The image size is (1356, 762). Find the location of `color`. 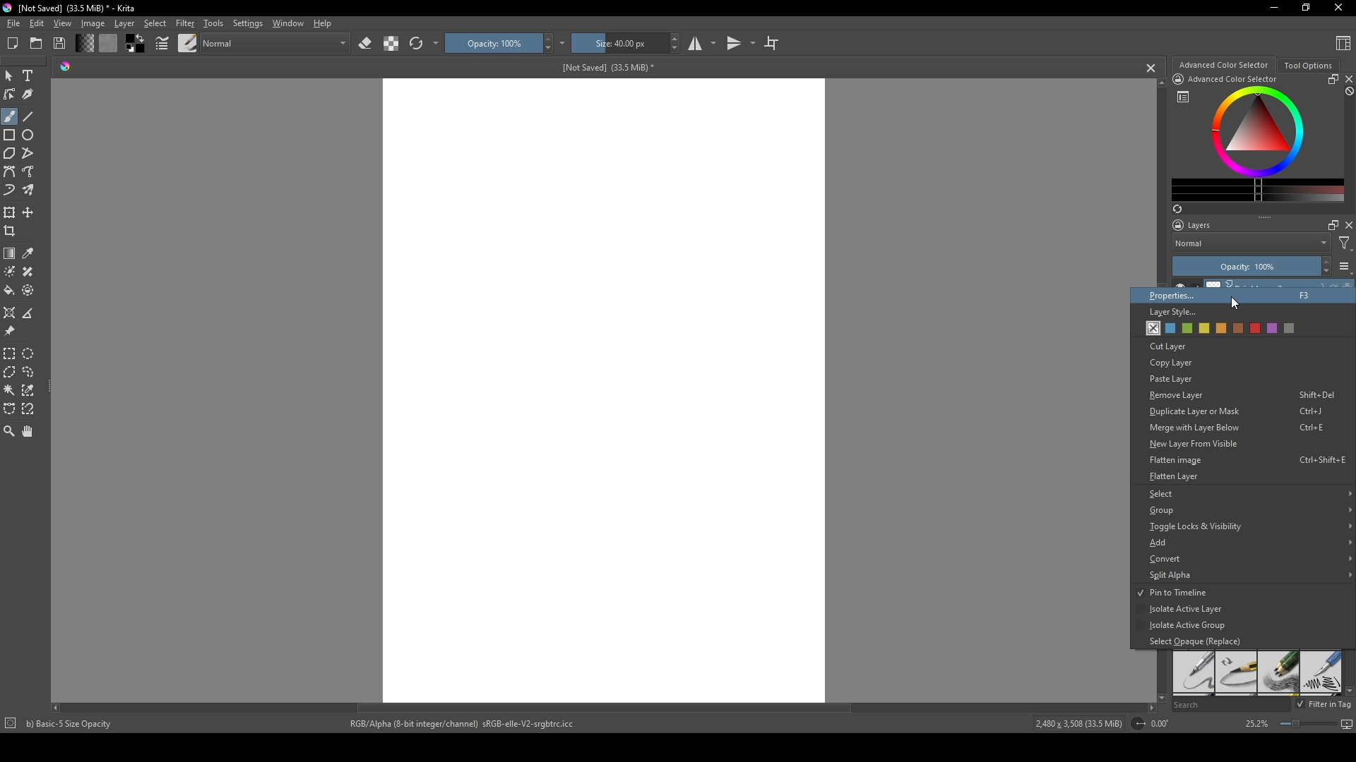

color is located at coordinates (133, 44).